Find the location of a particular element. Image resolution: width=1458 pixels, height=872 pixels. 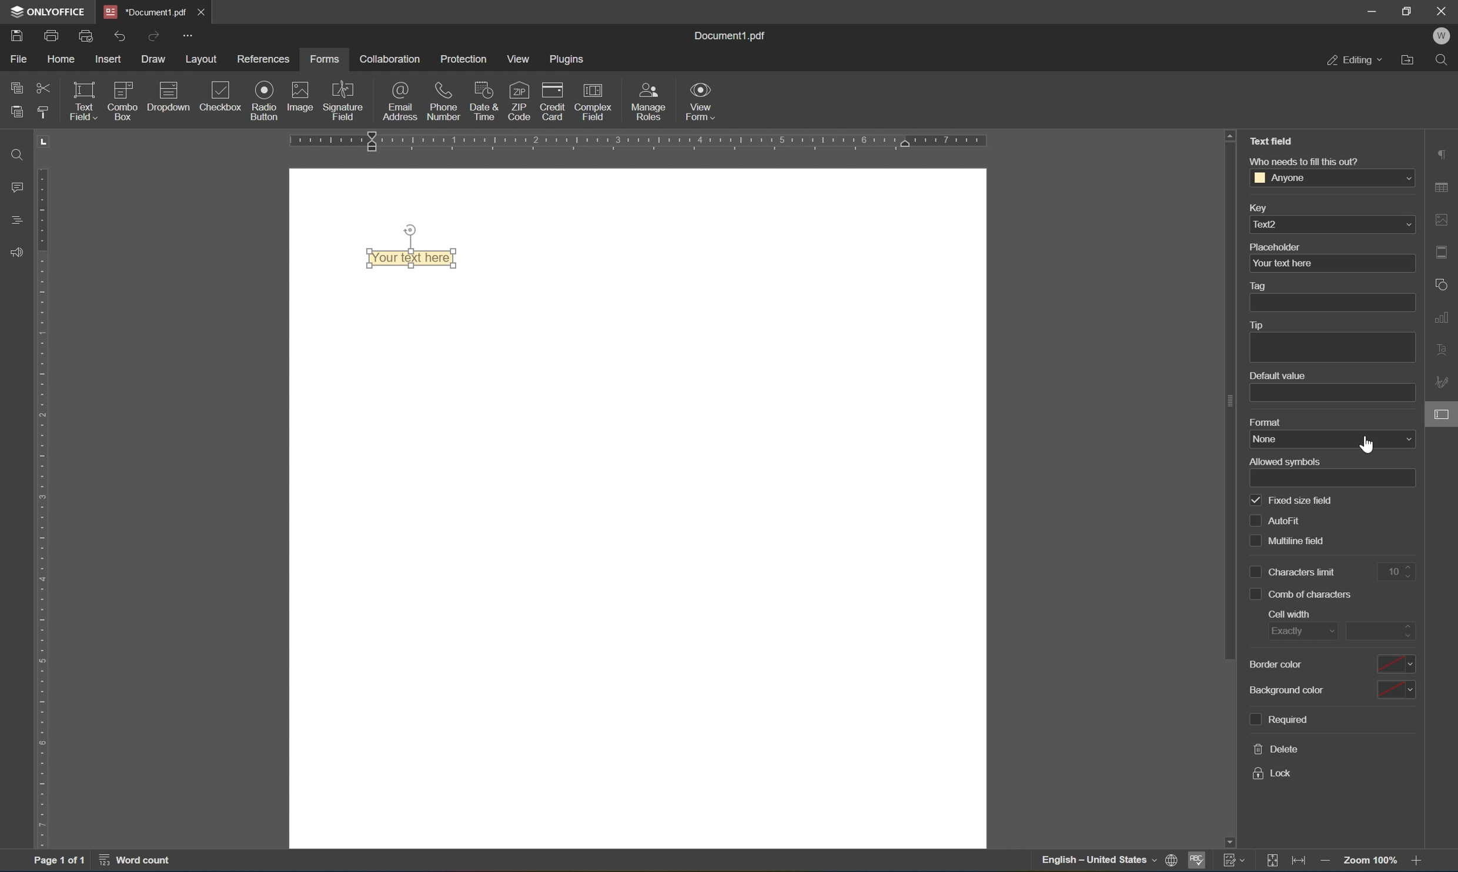

combo box is located at coordinates (123, 101).